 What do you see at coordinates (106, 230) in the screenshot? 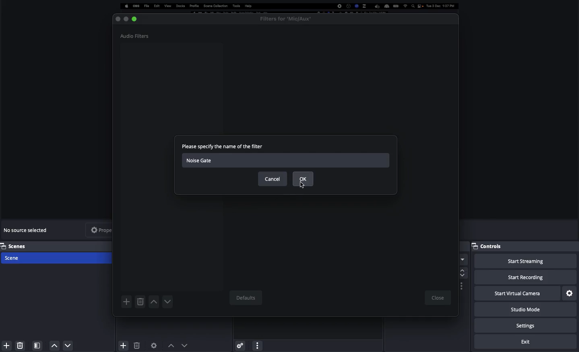
I see `Properties` at bounding box center [106, 230].